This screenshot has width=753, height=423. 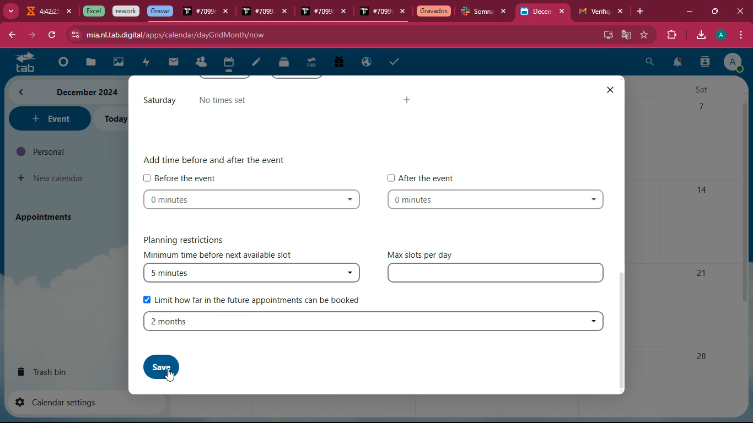 What do you see at coordinates (52, 178) in the screenshot?
I see `new calendar` at bounding box center [52, 178].